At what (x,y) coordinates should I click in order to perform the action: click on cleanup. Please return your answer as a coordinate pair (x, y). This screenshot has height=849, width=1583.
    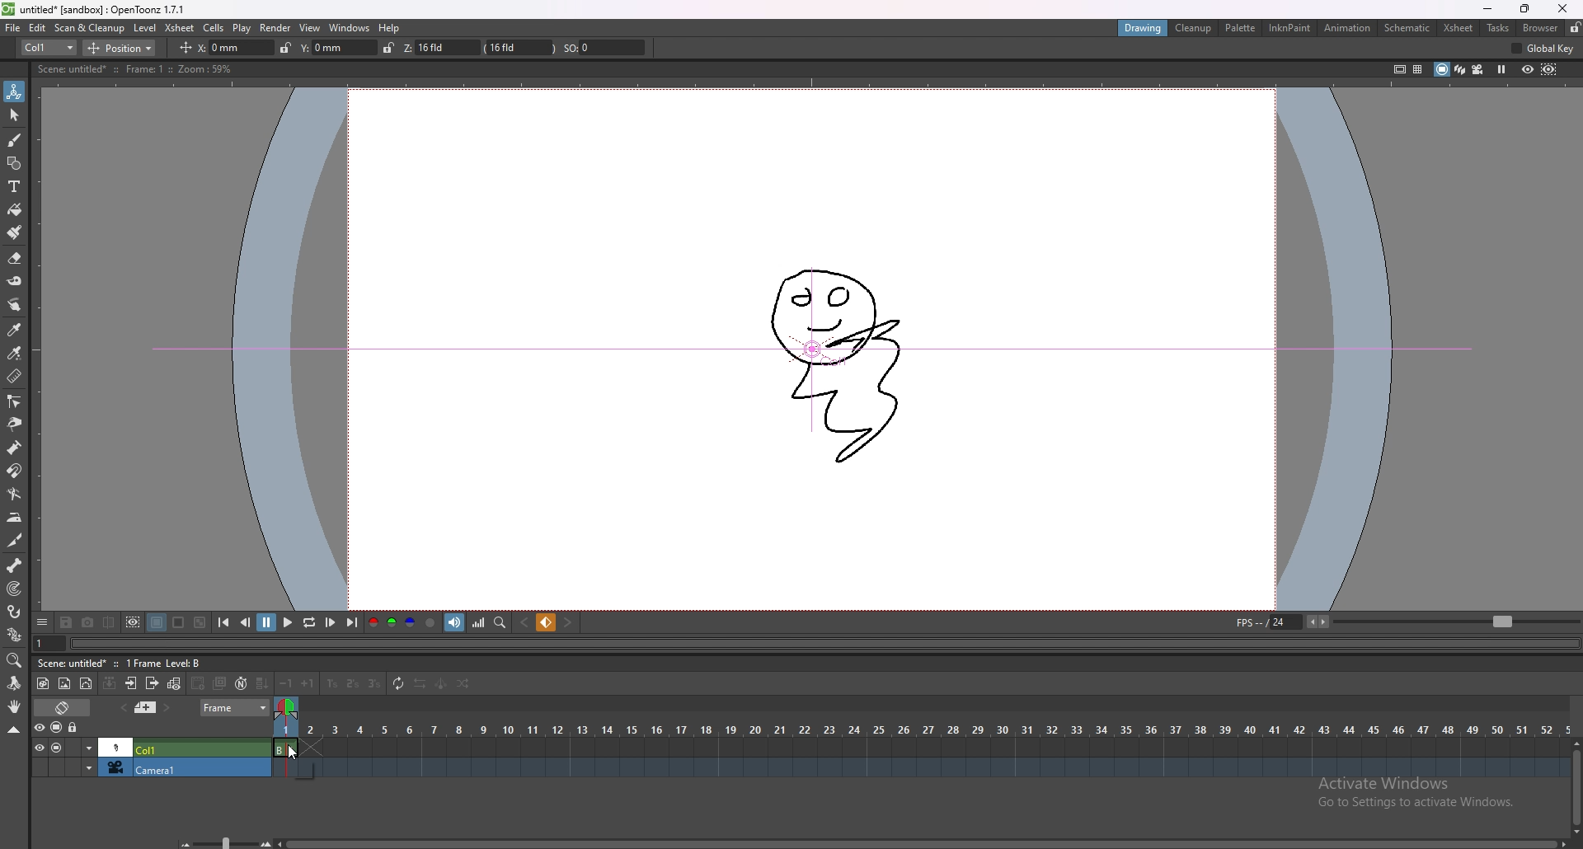
    Looking at the image, I should click on (1194, 28).